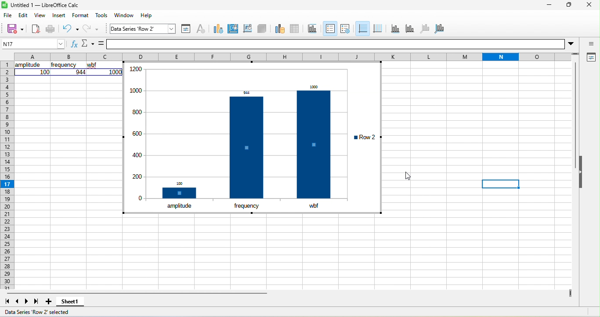 The width and height of the screenshot is (600, 317). What do you see at coordinates (122, 15) in the screenshot?
I see `window` at bounding box center [122, 15].